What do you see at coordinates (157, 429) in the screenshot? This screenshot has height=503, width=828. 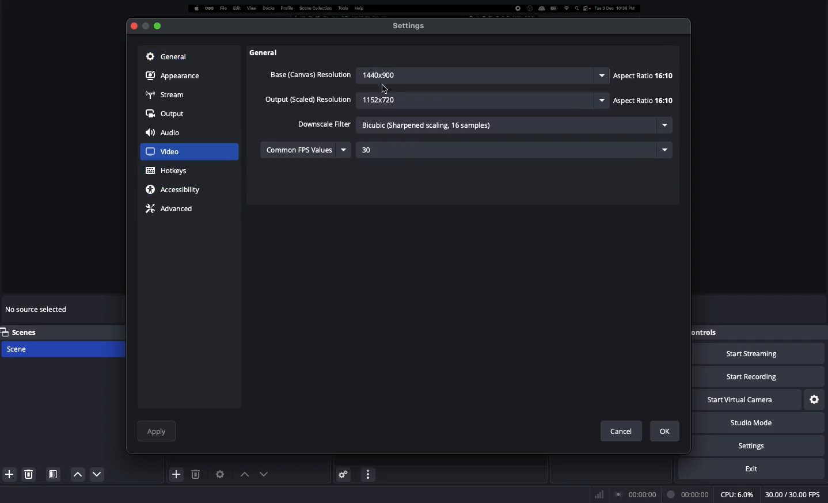 I see `Apply` at bounding box center [157, 429].